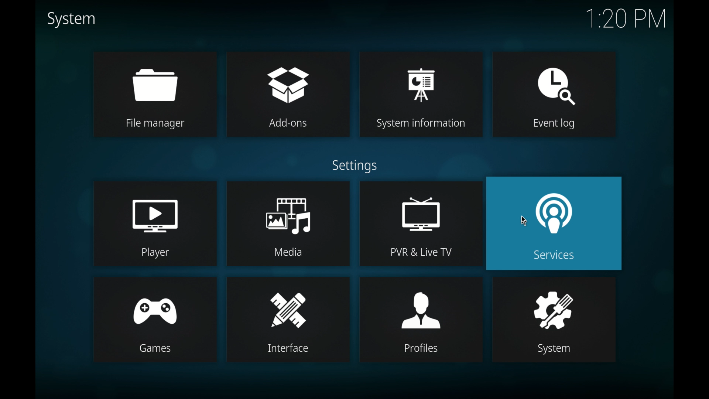 This screenshot has height=399, width=709. What do you see at coordinates (626, 19) in the screenshot?
I see `time` at bounding box center [626, 19].